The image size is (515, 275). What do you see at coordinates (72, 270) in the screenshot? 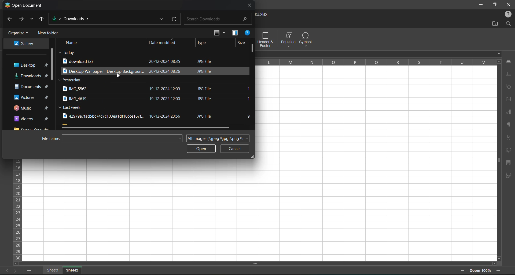
I see `sheet2` at bounding box center [72, 270].